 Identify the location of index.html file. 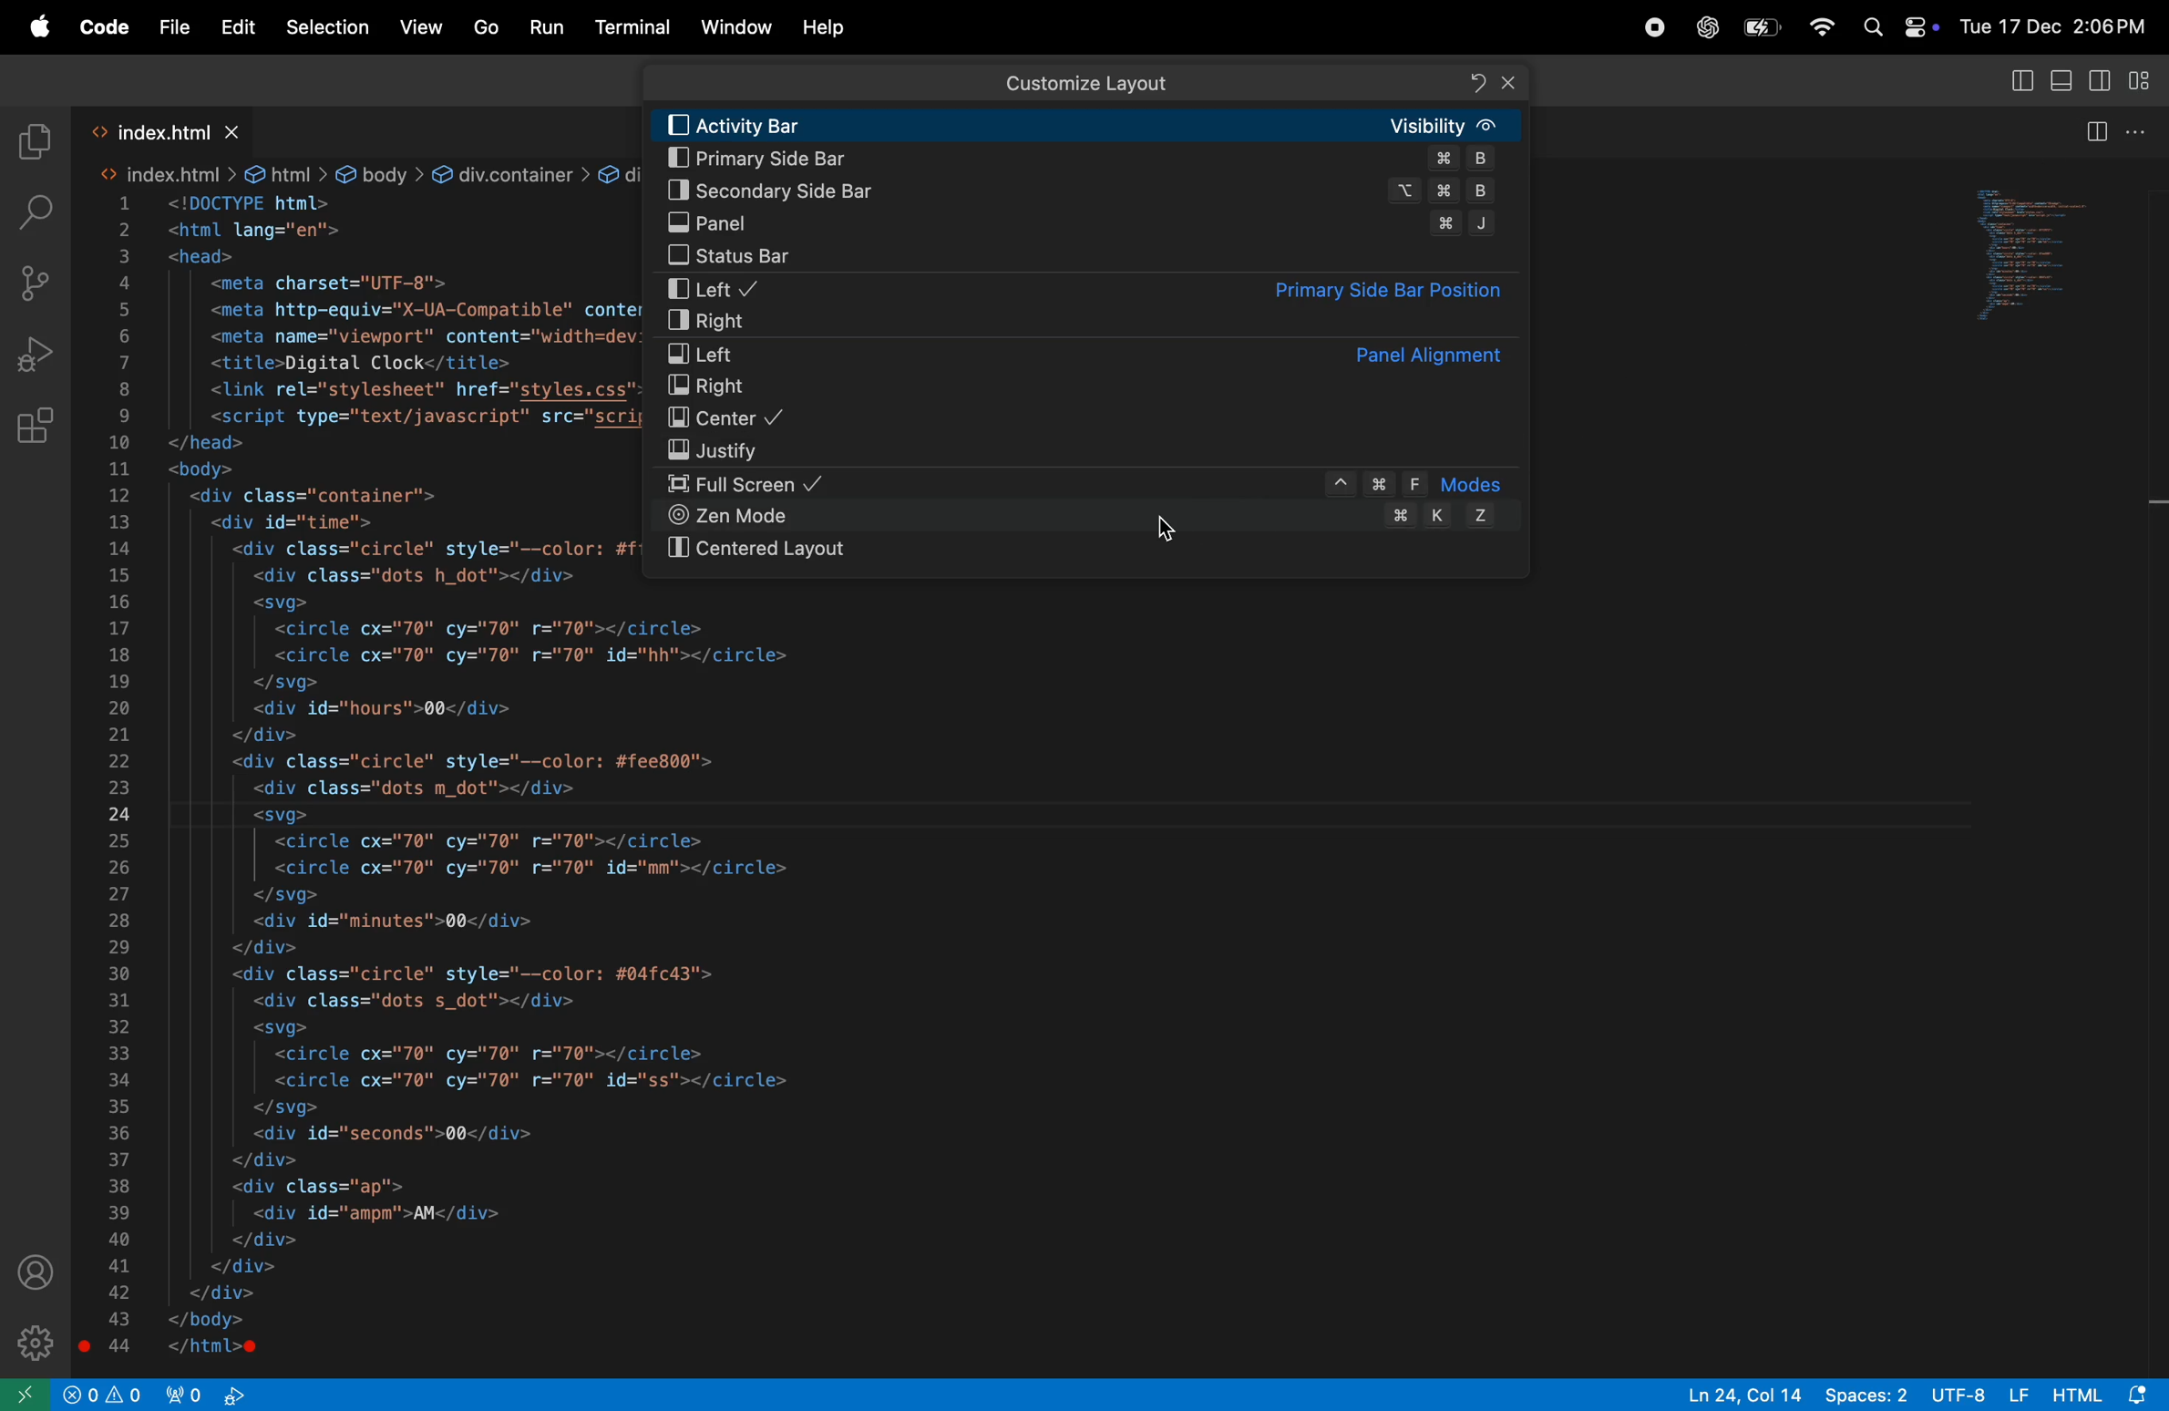
(166, 131).